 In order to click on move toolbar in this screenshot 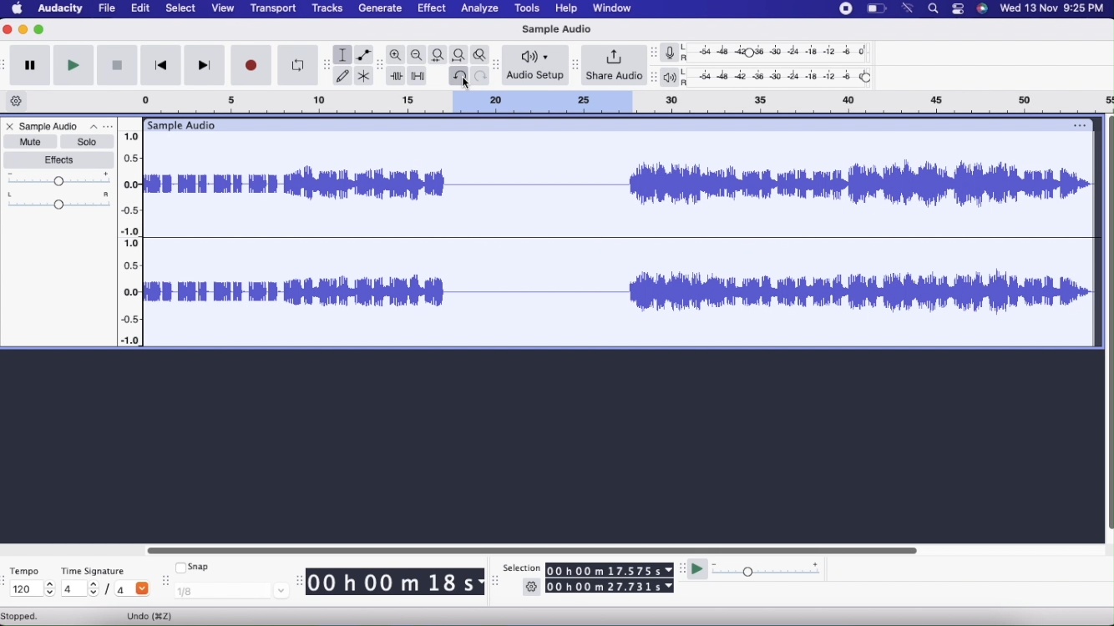, I will do `click(377, 64)`.